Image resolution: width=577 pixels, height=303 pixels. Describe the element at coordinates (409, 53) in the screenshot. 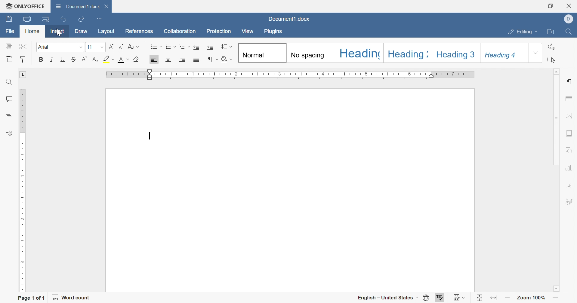

I see `Heading2` at that location.